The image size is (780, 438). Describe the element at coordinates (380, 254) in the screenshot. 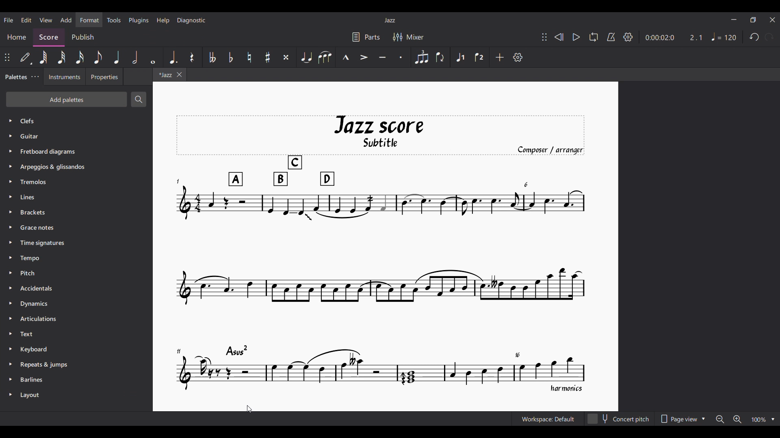

I see `Measure numbers added to score` at that location.